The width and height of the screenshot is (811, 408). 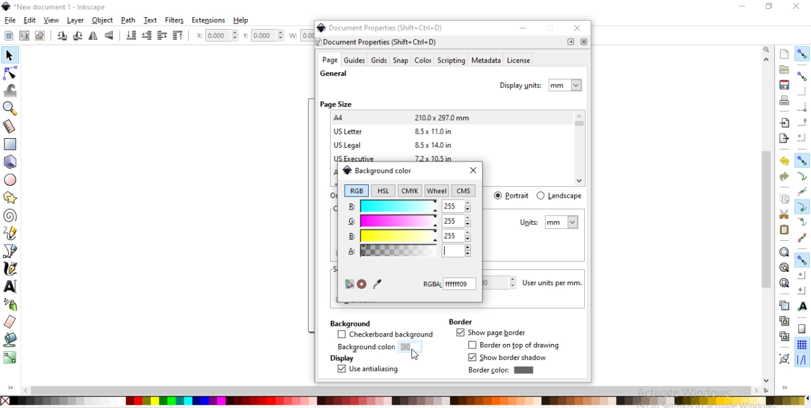 I want to click on text, so click(x=151, y=20).